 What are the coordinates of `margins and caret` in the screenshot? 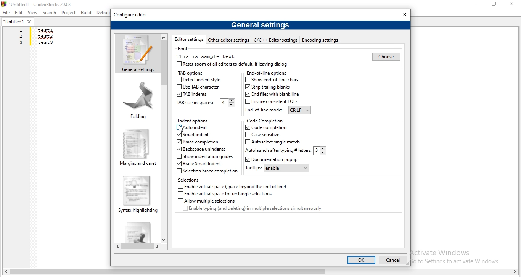 It's located at (138, 147).